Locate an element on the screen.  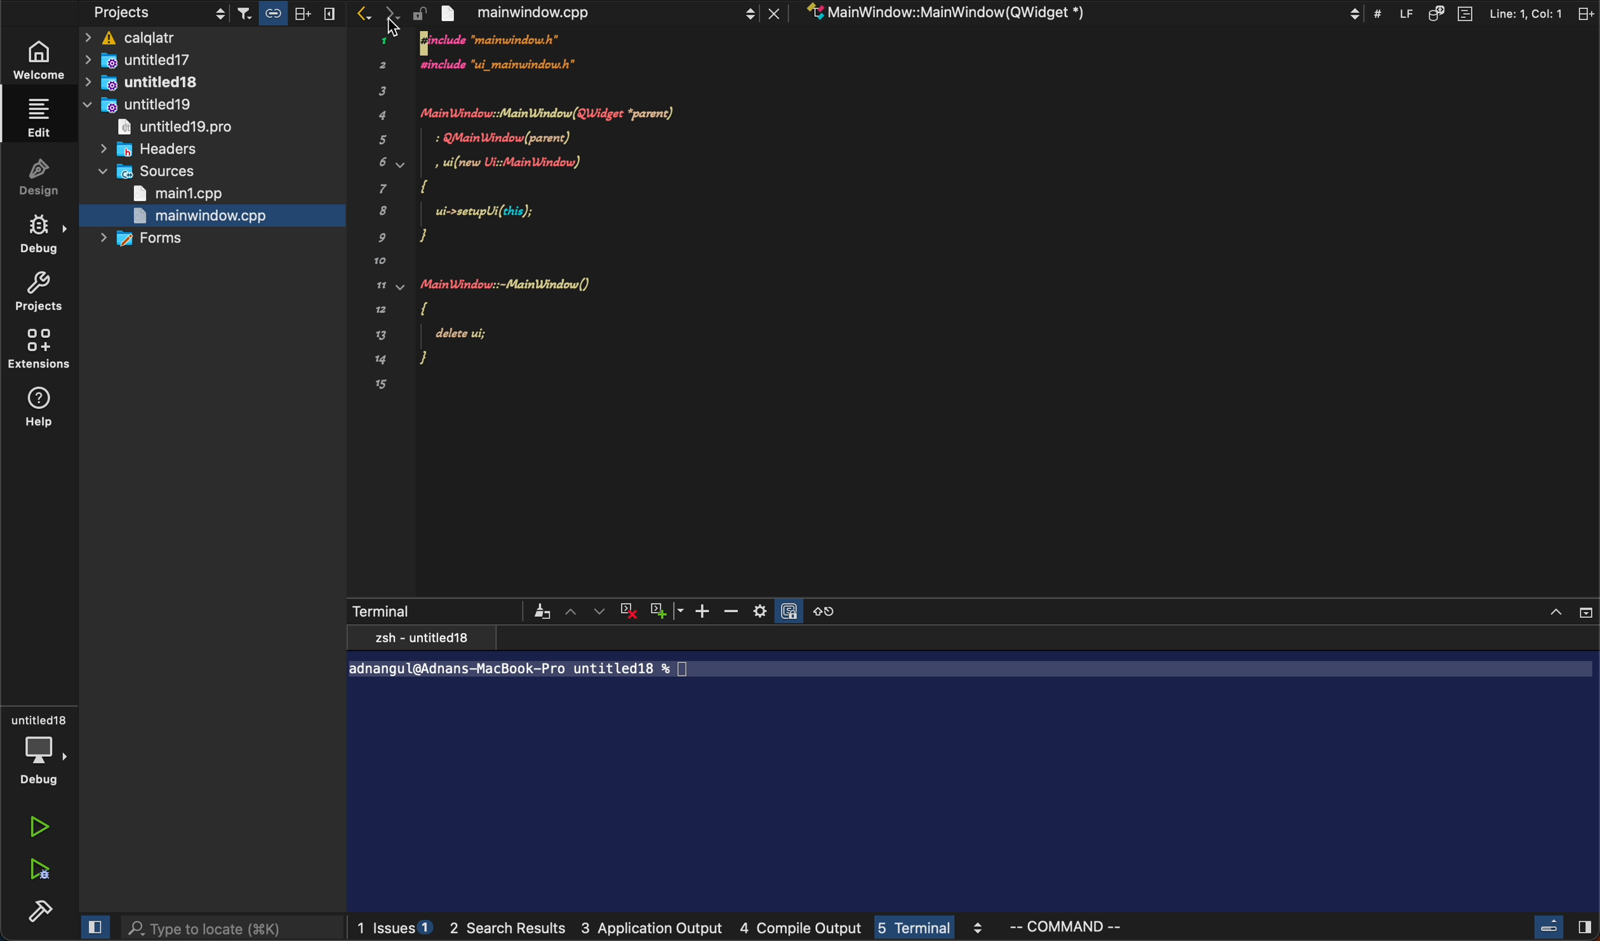
filter is located at coordinates (286, 13).